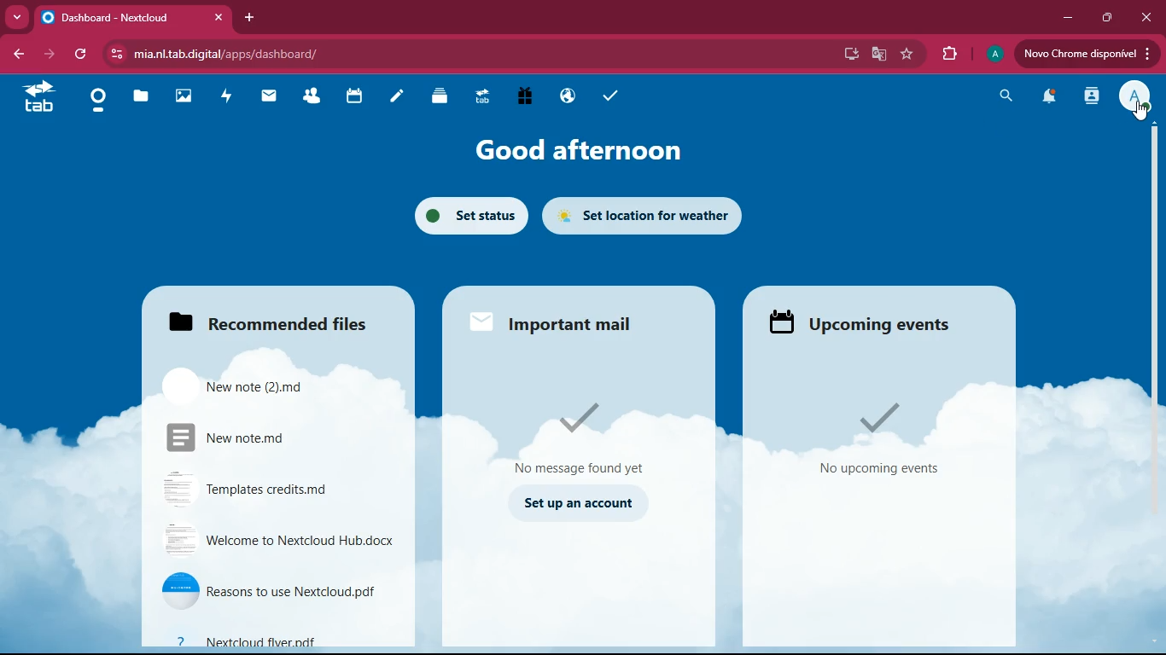  What do you see at coordinates (994, 54) in the screenshot?
I see `profile` at bounding box center [994, 54].